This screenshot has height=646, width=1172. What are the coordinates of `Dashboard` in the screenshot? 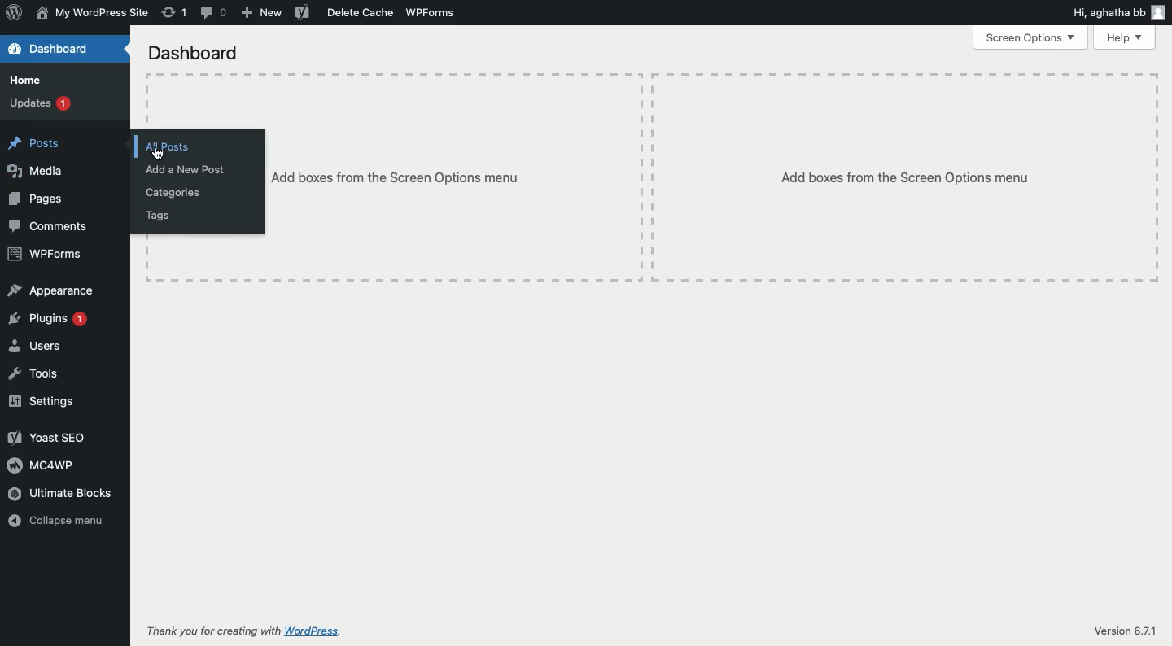 It's located at (191, 53).